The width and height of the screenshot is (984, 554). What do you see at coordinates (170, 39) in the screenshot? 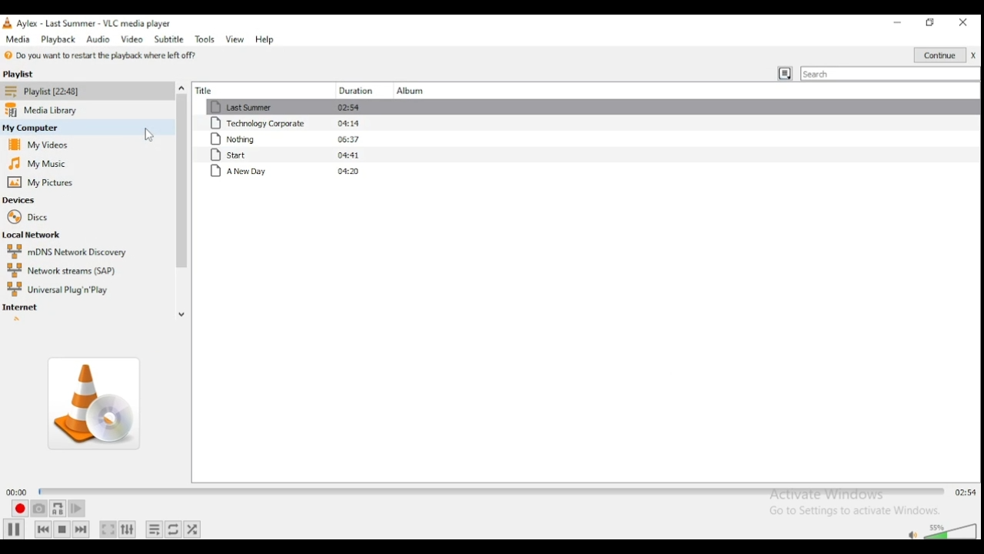
I see `subtitle` at bounding box center [170, 39].